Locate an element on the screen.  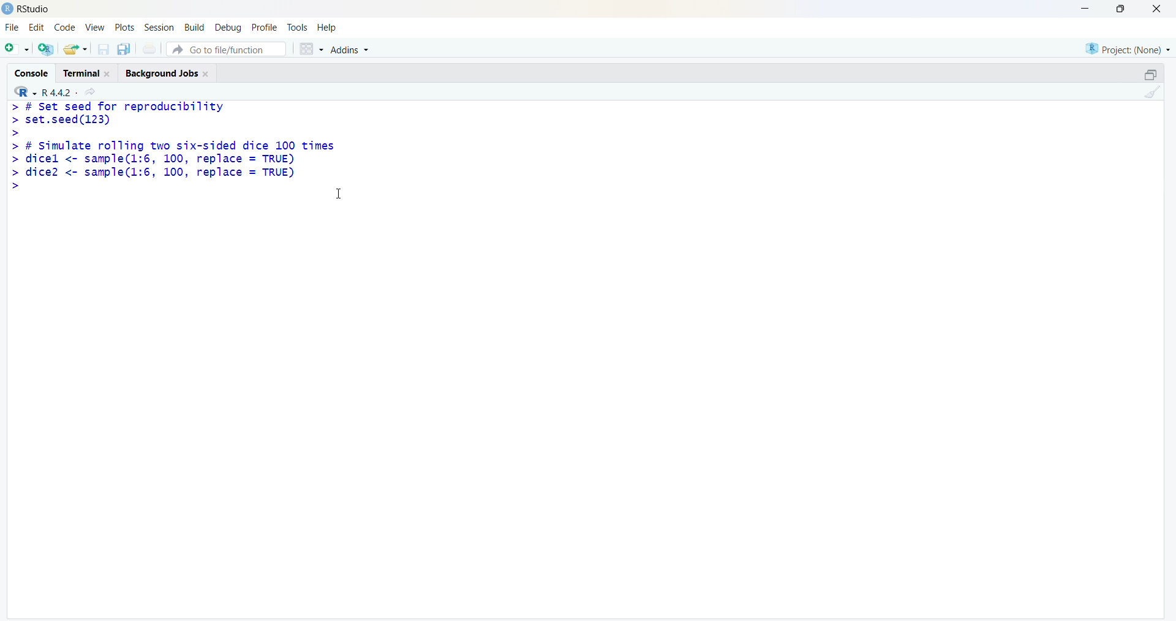
go to file/function is located at coordinates (226, 49).